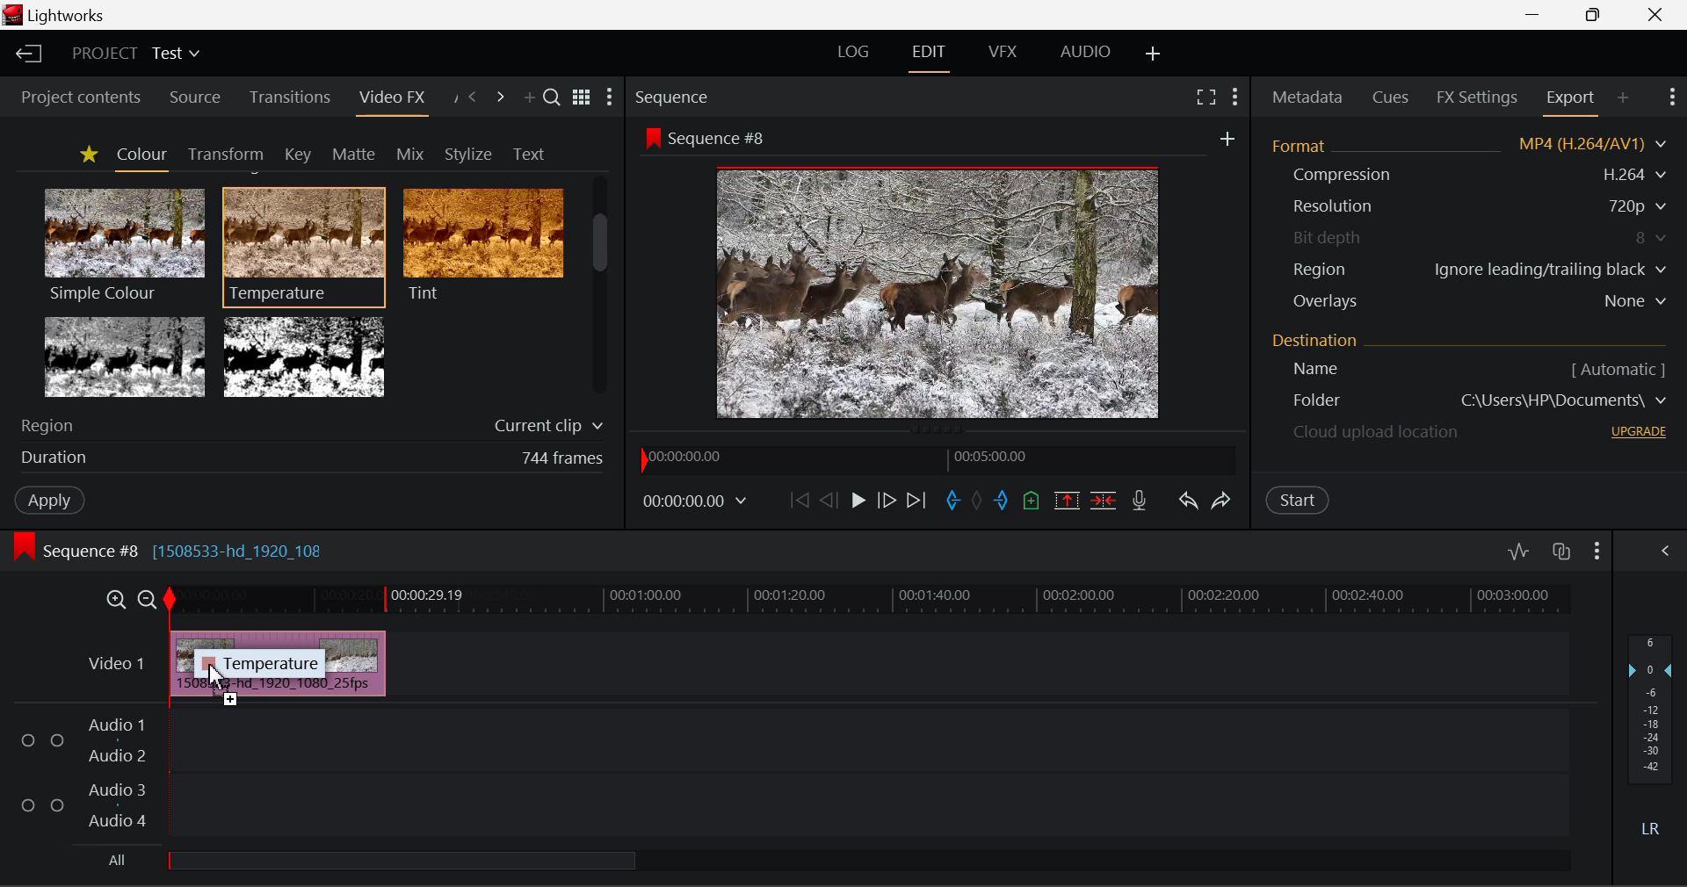 This screenshot has width=1687, height=887. What do you see at coordinates (114, 790) in the screenshot?
I see `Audio 3` at bounding box center [114, 790].